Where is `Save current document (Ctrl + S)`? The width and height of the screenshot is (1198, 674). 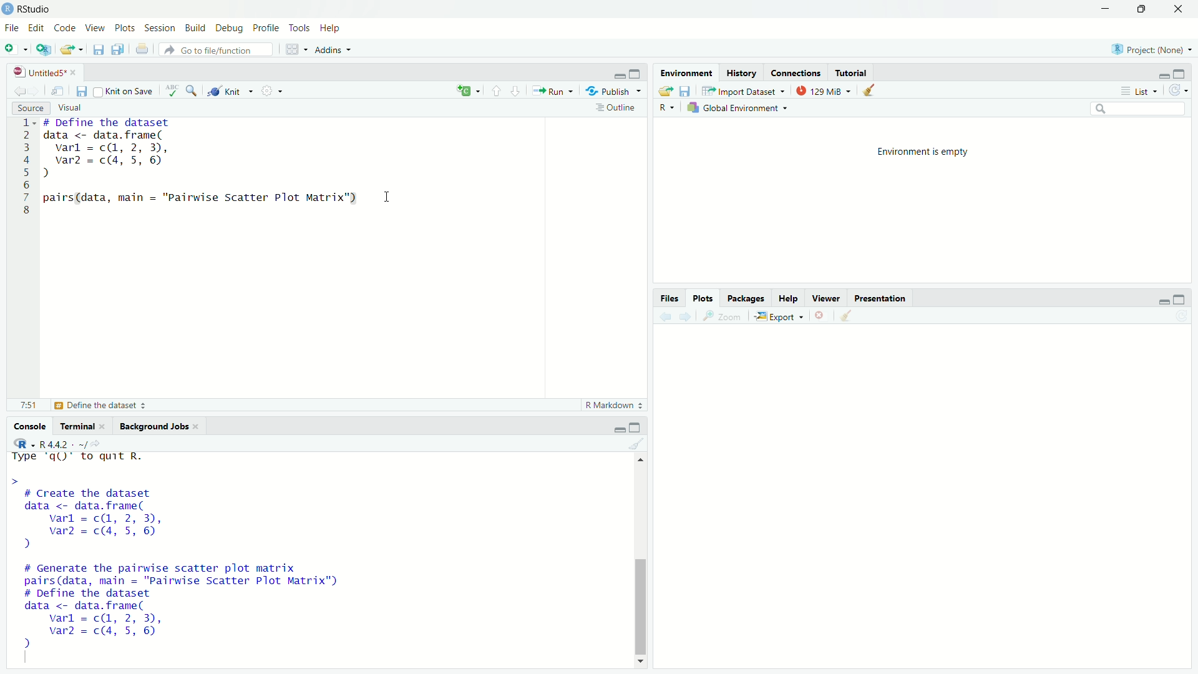 Save current document (Ctrl + S) is located at coordinates (99, 47).